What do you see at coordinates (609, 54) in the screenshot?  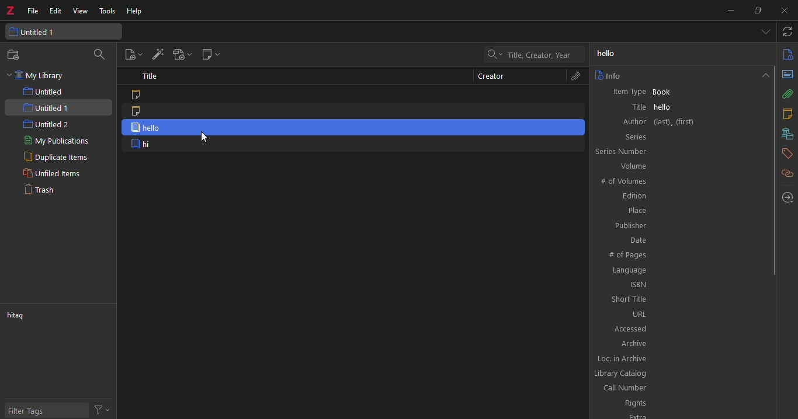 I see `hello` at bounding box center [609, 54].